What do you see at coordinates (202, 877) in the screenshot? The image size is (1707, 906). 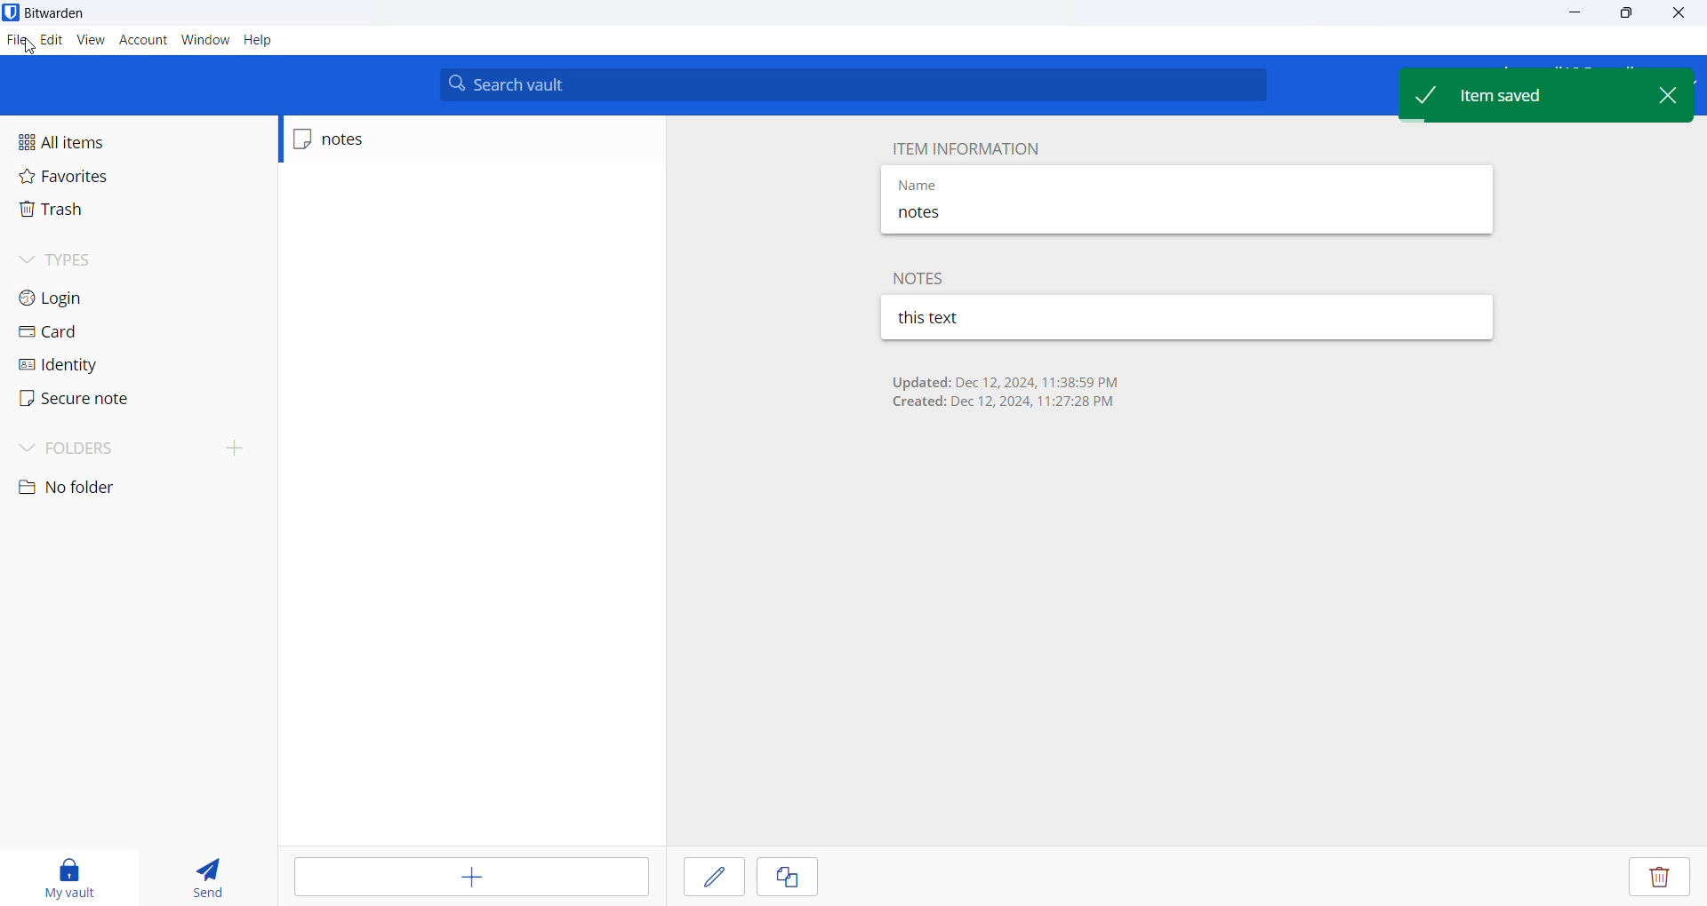 I see `send` at bounding box center [202, 877].